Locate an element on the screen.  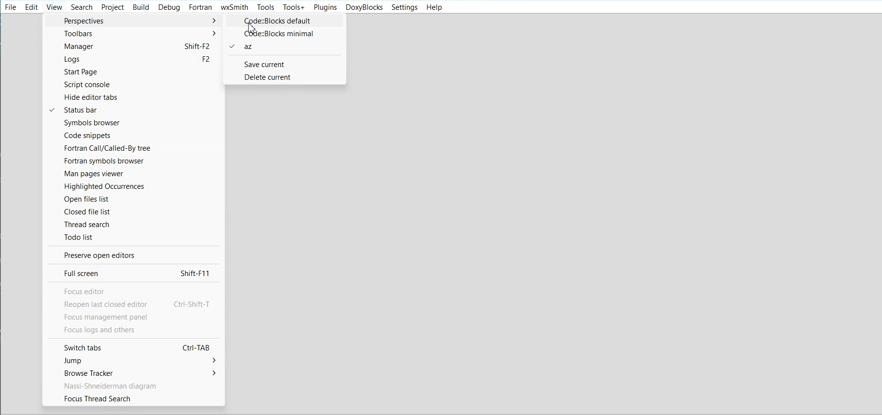
Help is located at coordinates (433, 8).